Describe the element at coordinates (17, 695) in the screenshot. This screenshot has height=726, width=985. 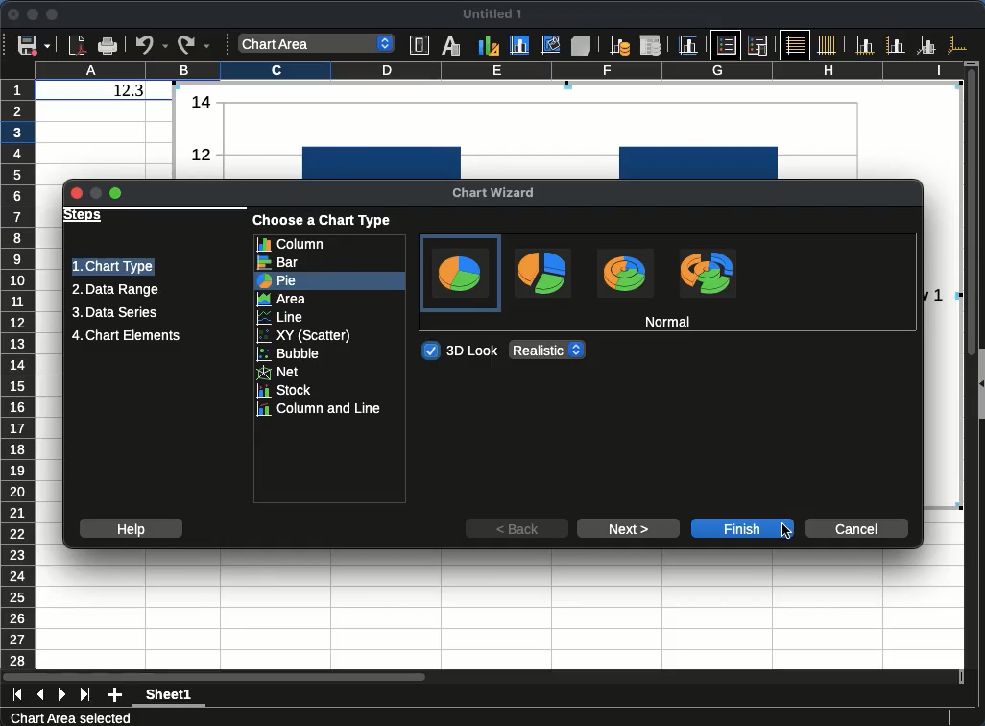
I see `first sheet` at that location.